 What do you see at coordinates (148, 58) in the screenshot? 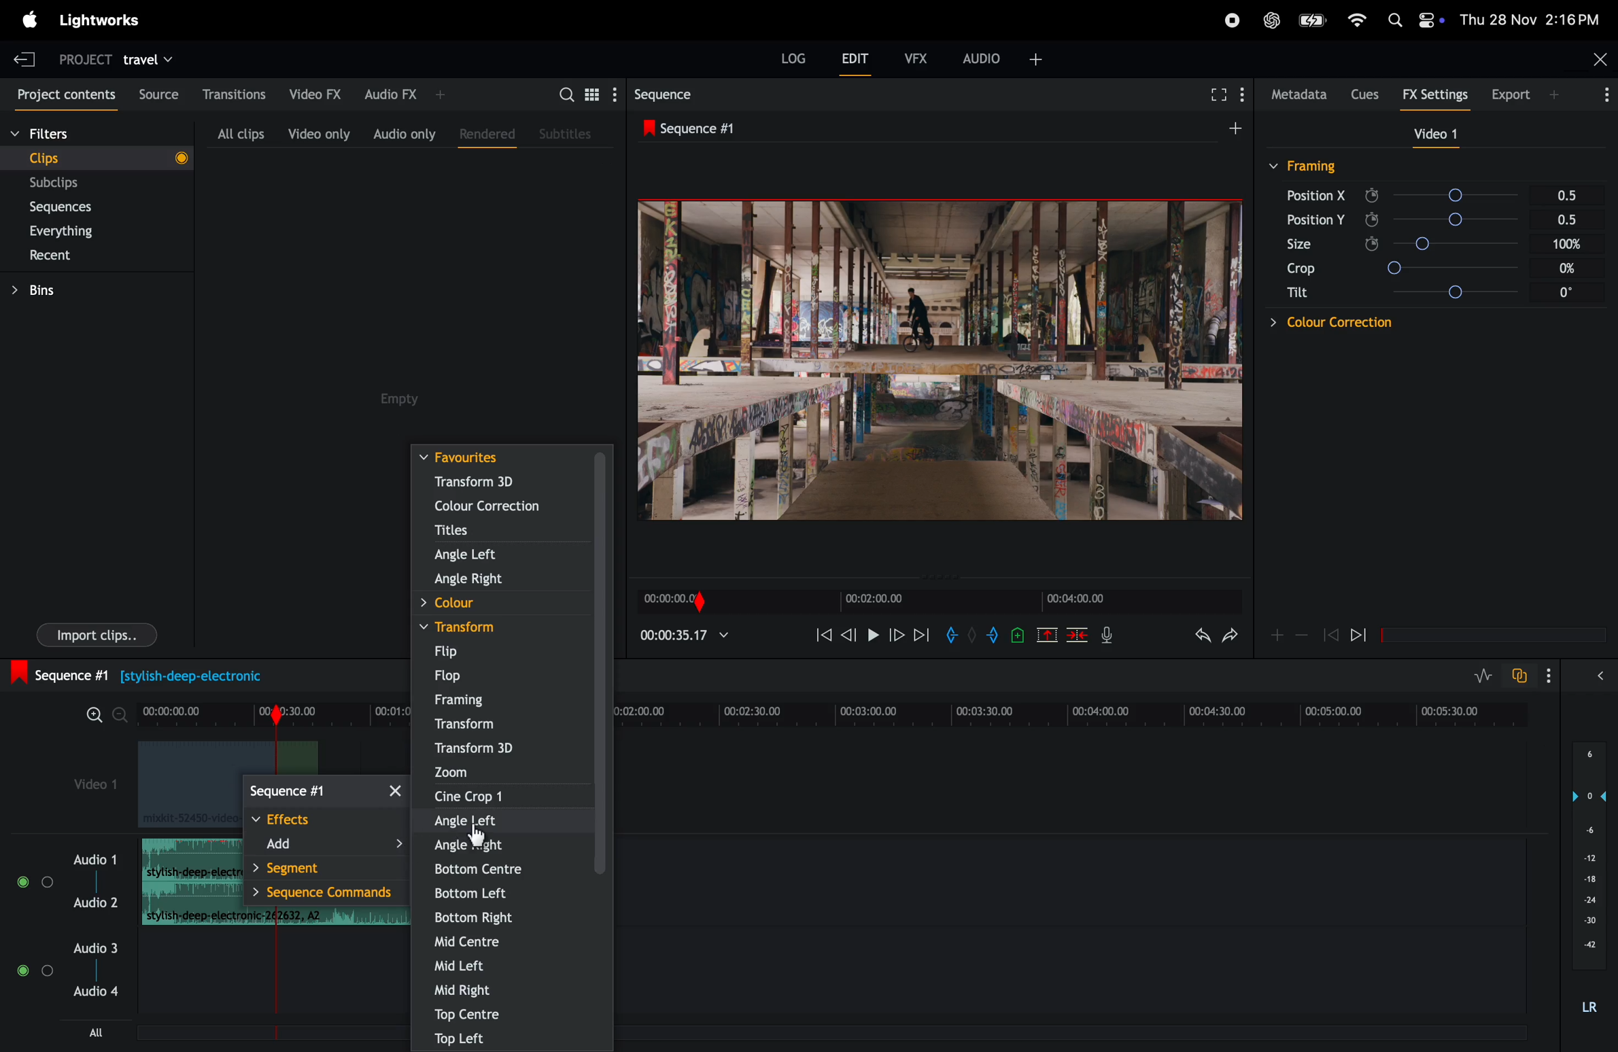
I see `travel` at bounding box center [148, 58].